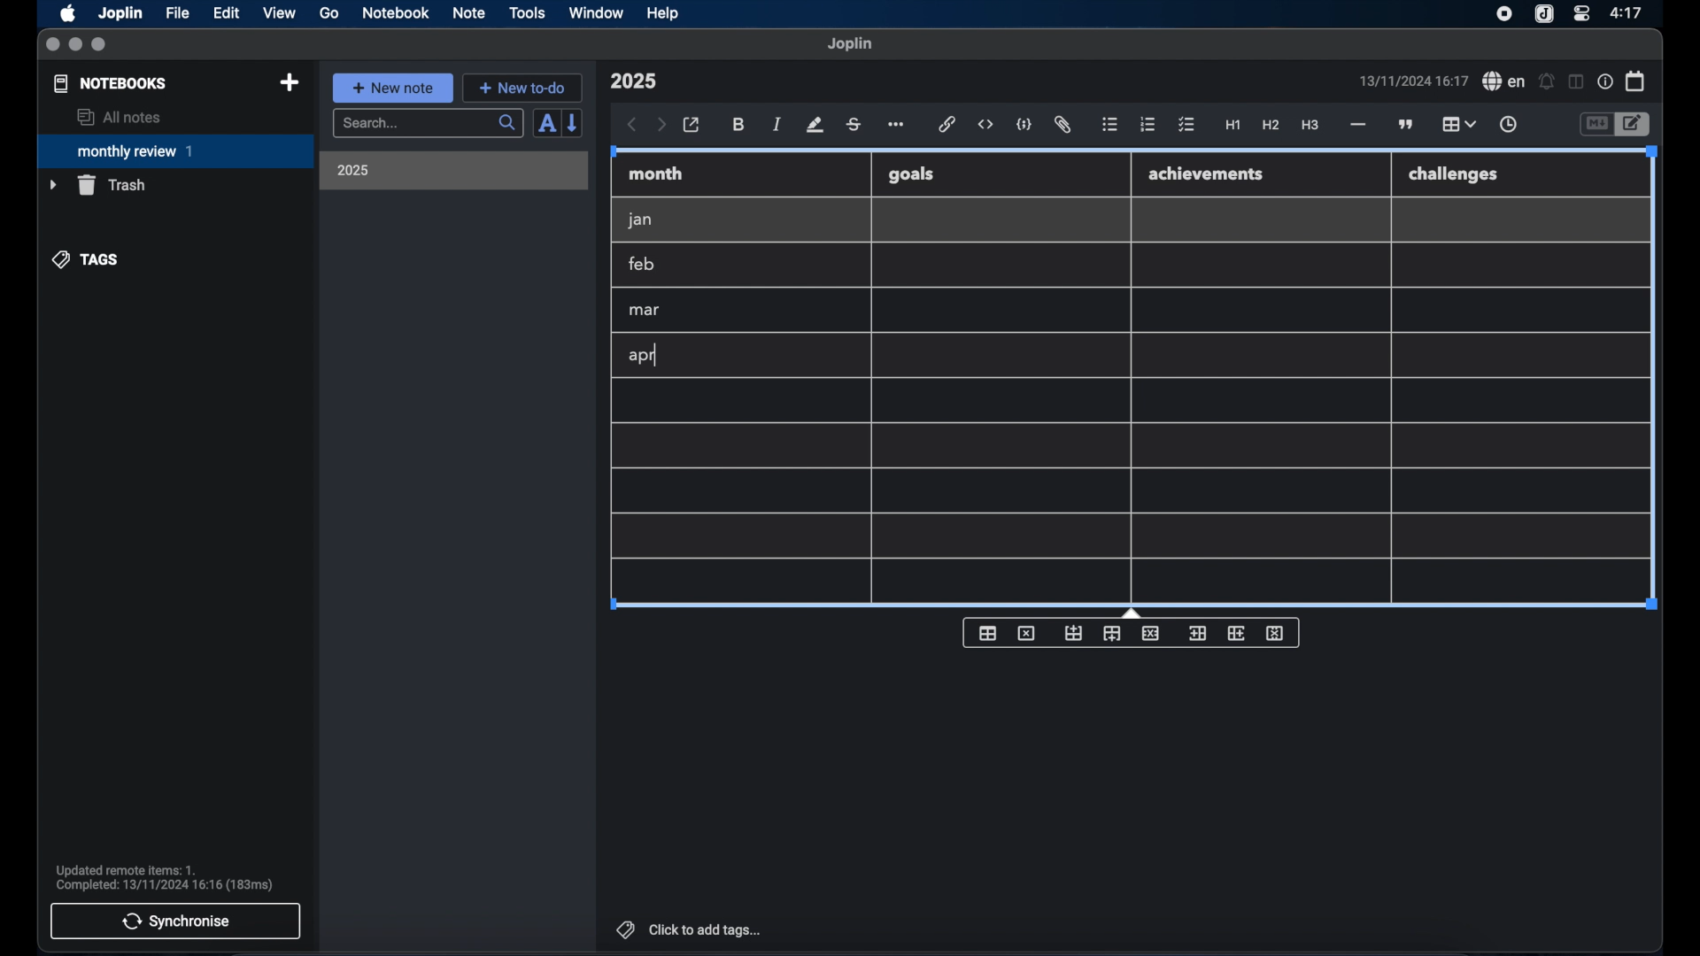  What do you see at coordinates (645, 311) in the screenshot?
I see `mar` at bounding box center [645, 311].